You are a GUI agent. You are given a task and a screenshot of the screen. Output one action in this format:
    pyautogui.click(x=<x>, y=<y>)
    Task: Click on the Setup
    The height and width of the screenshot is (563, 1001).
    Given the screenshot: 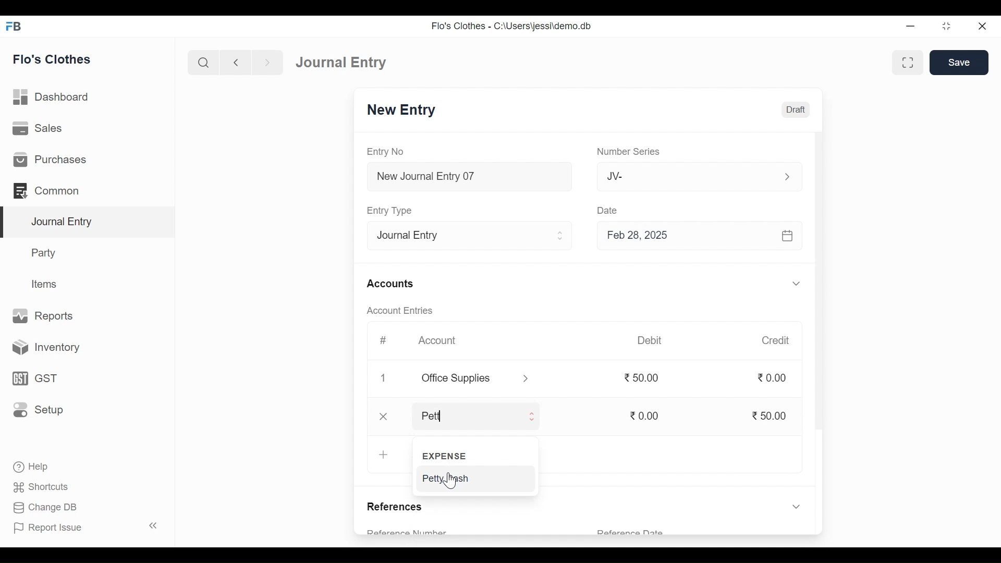 What is the action you would take?
    pyautogui.click(x=38, y=409)
    